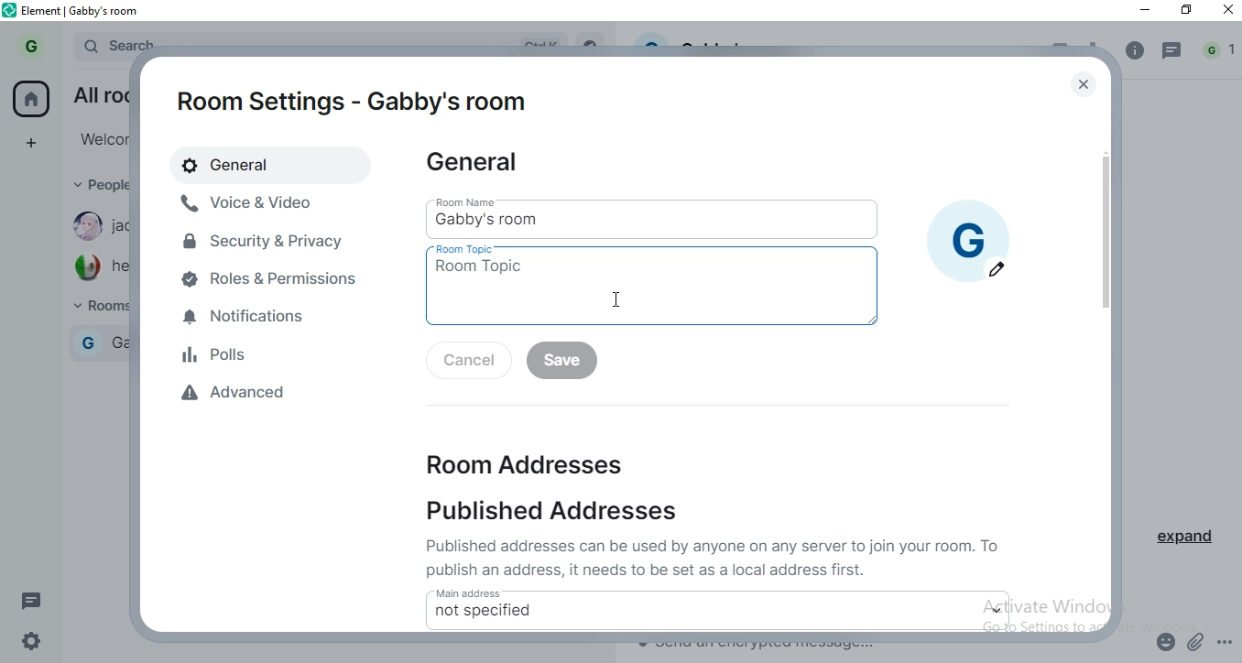 Image resolution: width=1242 pixels, height=663 pixels. I want to click on attachment, so click(1197, 641).